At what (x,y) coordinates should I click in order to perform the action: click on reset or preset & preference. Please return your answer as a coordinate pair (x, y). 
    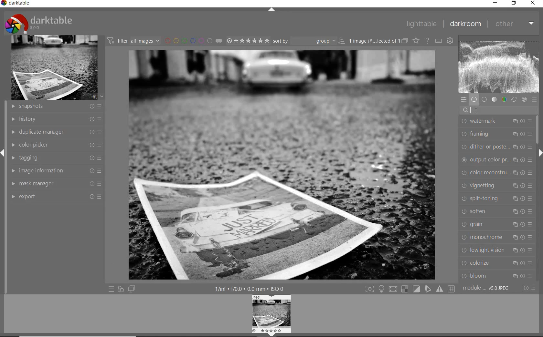
    Looking at the image, I should click on (528, 289).